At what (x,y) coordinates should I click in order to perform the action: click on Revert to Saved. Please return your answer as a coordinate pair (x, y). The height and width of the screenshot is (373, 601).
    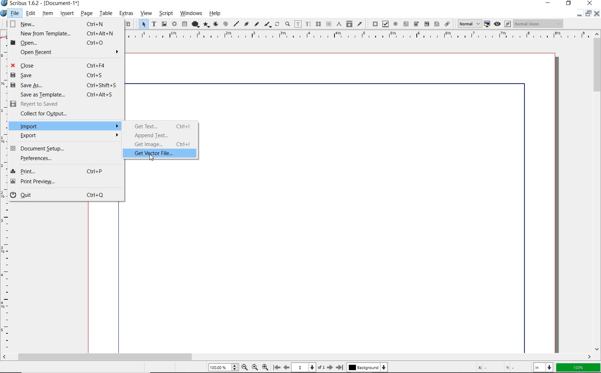
    Looking at the image, I should click on (67, 104).